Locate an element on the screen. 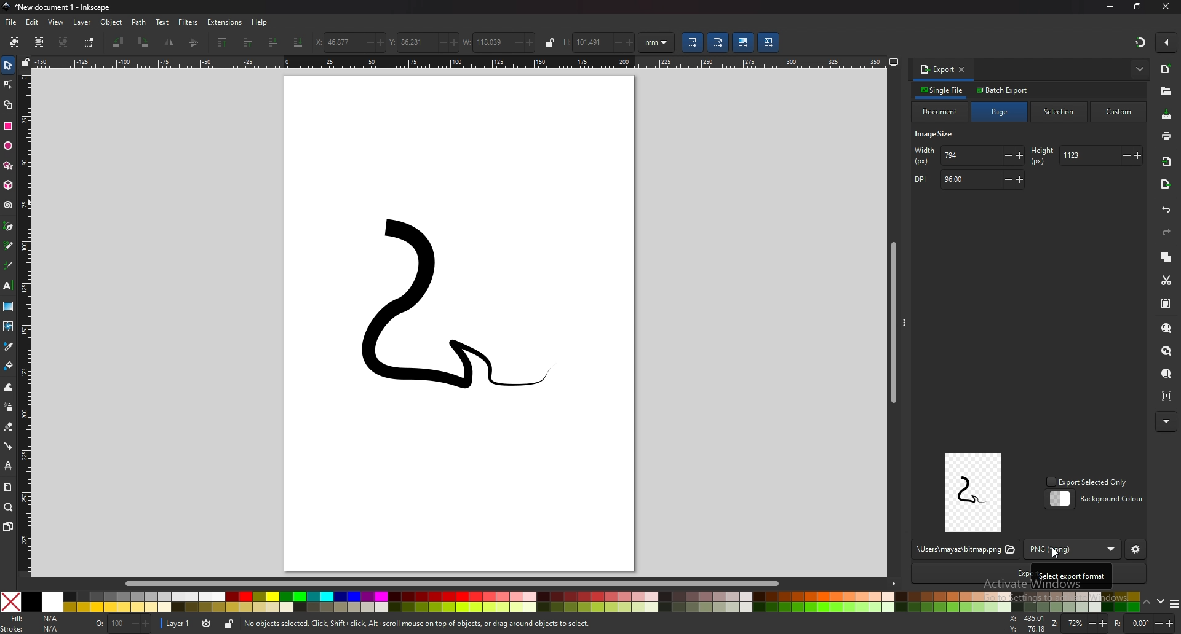  display options is located at coordinates (893, 60).